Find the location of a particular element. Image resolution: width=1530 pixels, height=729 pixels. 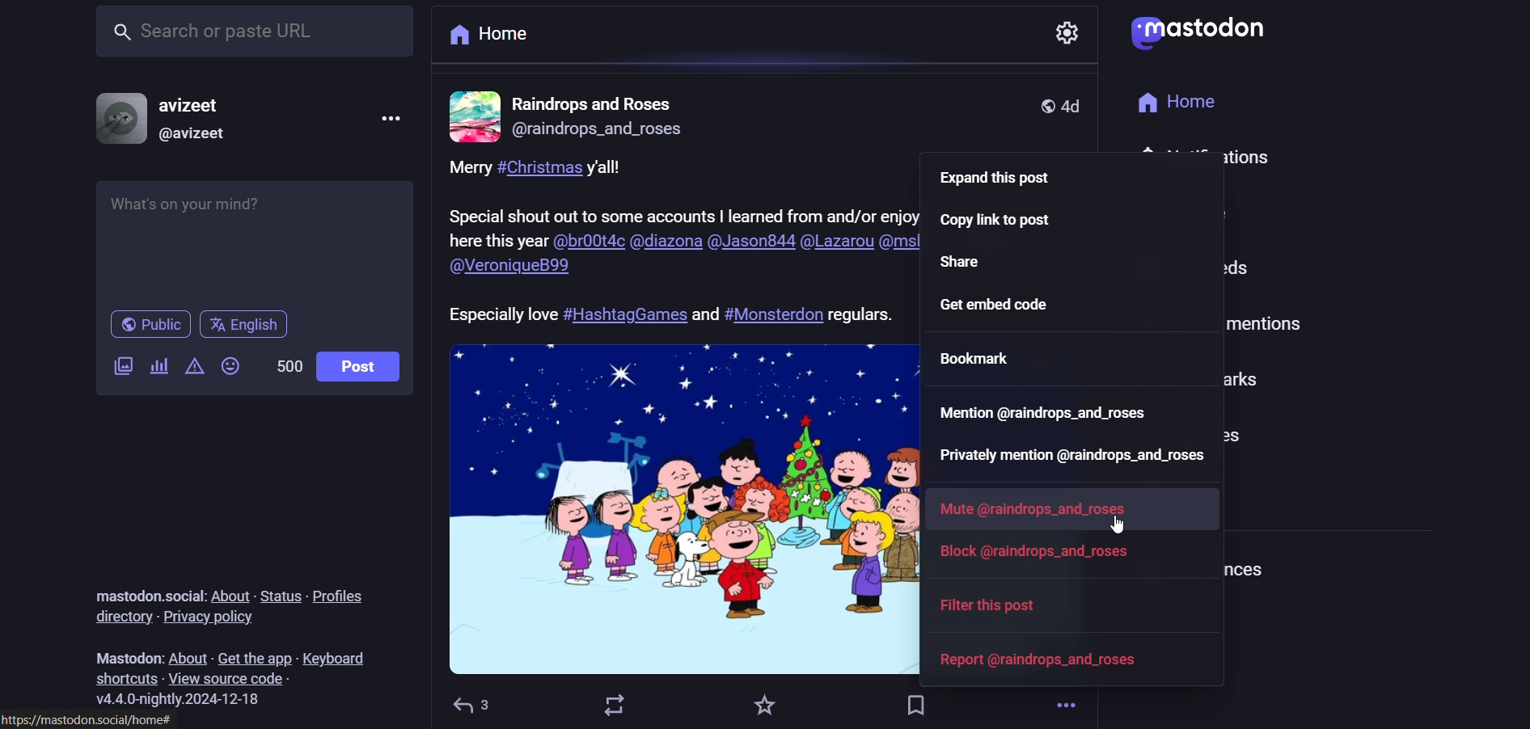

cursor is located at coordinates (1114, 528).